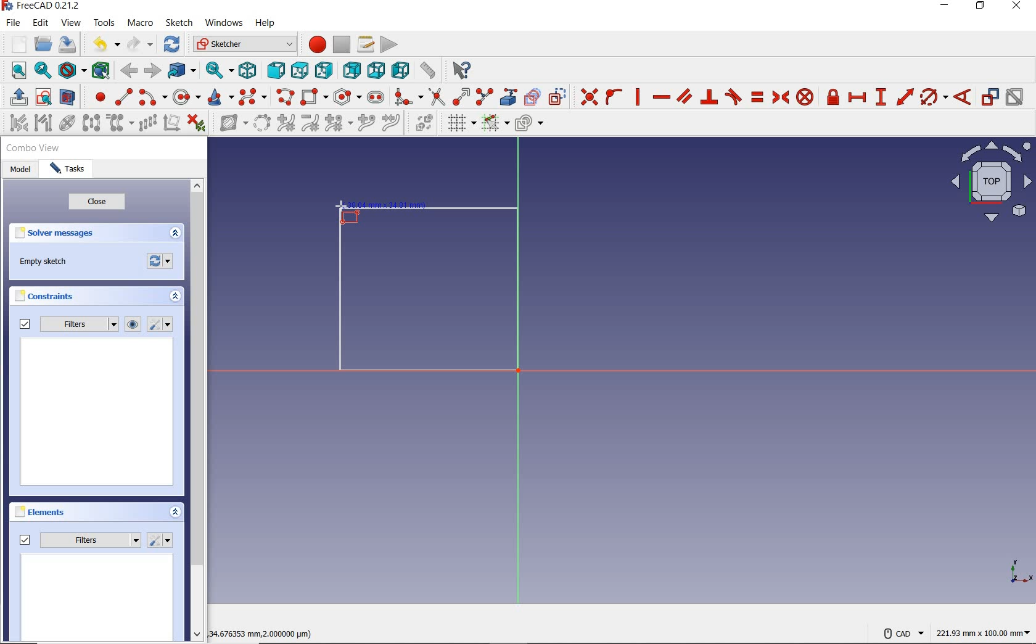  What do you see at coordinates (462, 71) in the screenshot?
I see `what's this?` at bounding box center [462, 71].